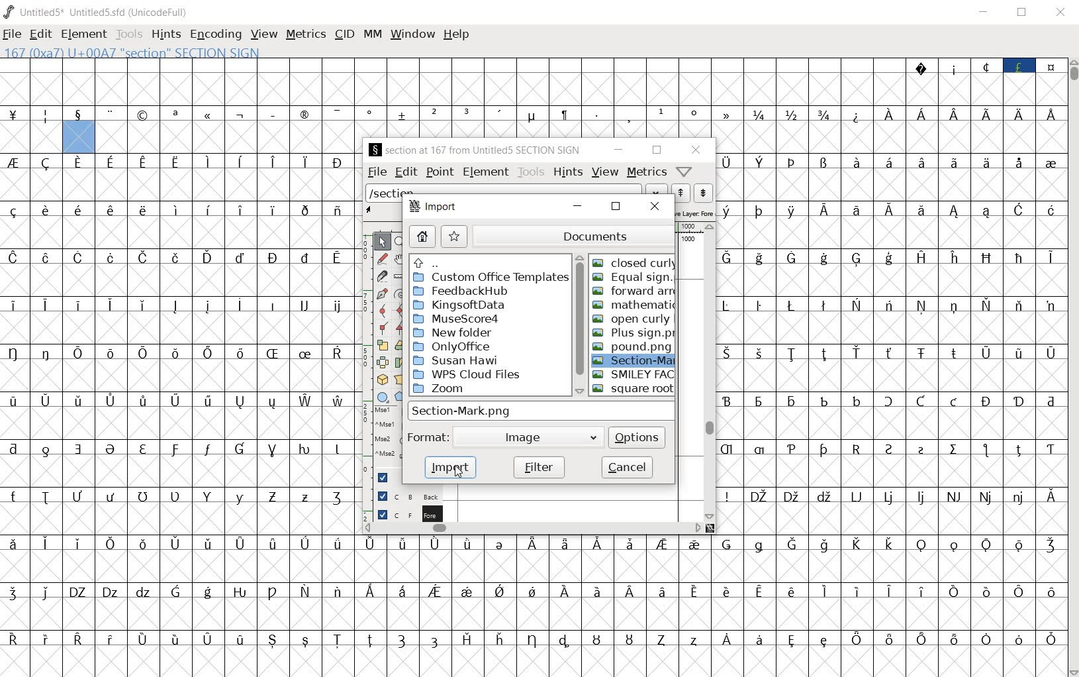 The width and height of the screenshot is (1079, 677). What do you see at coordinates (891, 470) in the screenshot?
I see `empty cells` at bounding box center [891, 470].